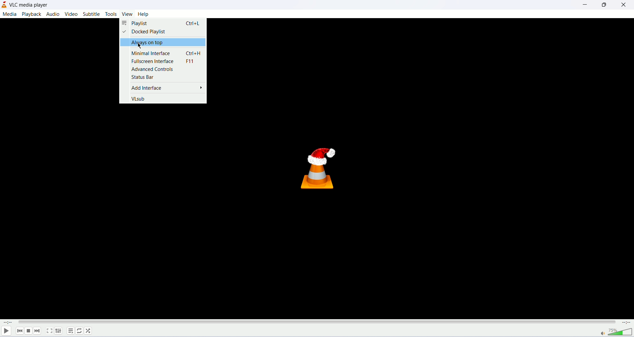 This screenshot has height=337, width=634. What do you see at coordinates (627, 323) in the screenshot?
I see `total time` at bounding box center [627, 323].